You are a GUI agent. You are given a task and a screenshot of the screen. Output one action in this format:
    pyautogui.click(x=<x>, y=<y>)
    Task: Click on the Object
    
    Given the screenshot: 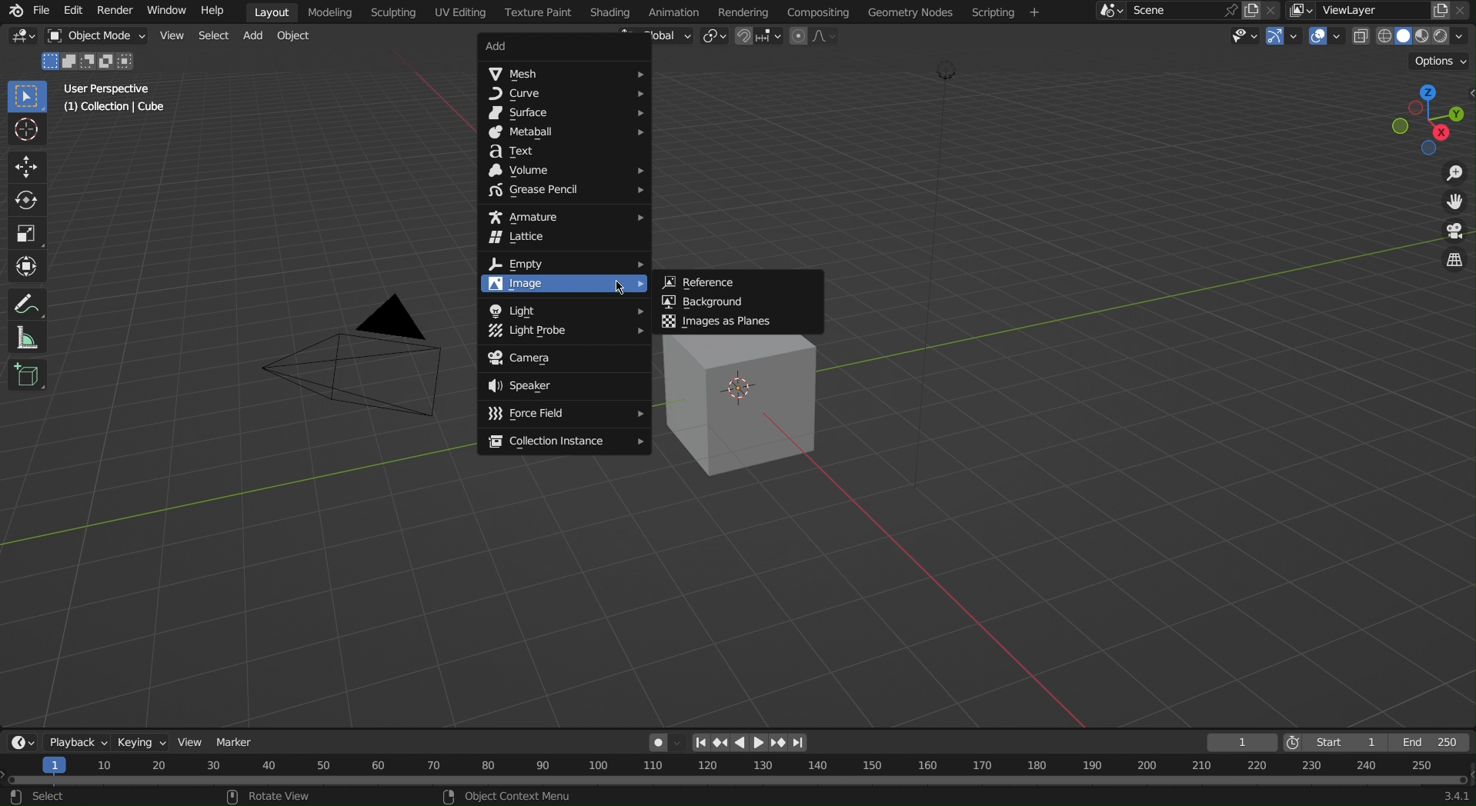 What is the action you would take?
    pyautogui.click(x=295, y=39)
    